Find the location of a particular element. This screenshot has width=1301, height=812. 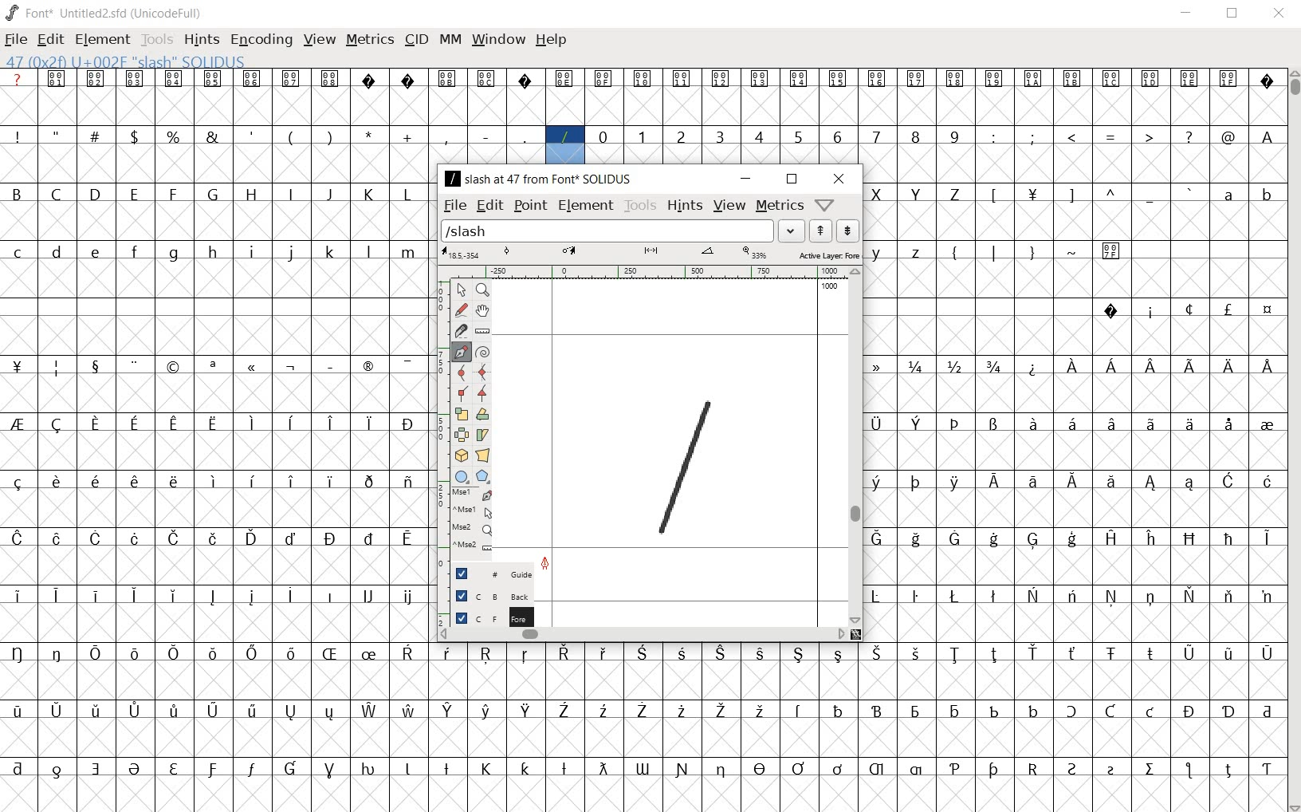

empty cells is located at coordinates (1073, 394).